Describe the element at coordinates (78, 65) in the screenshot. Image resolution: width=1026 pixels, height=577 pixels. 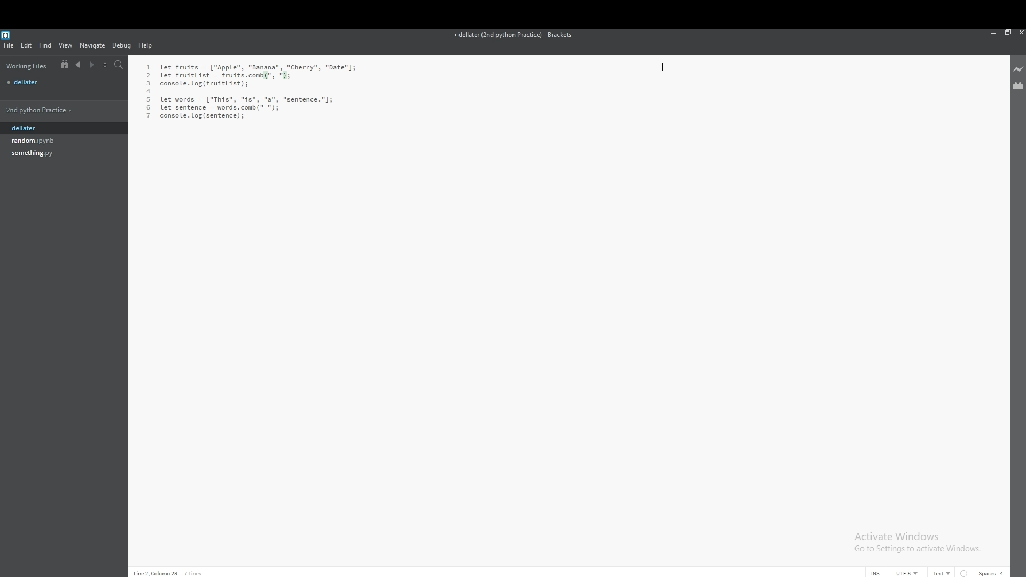
I see `previous` at that location.